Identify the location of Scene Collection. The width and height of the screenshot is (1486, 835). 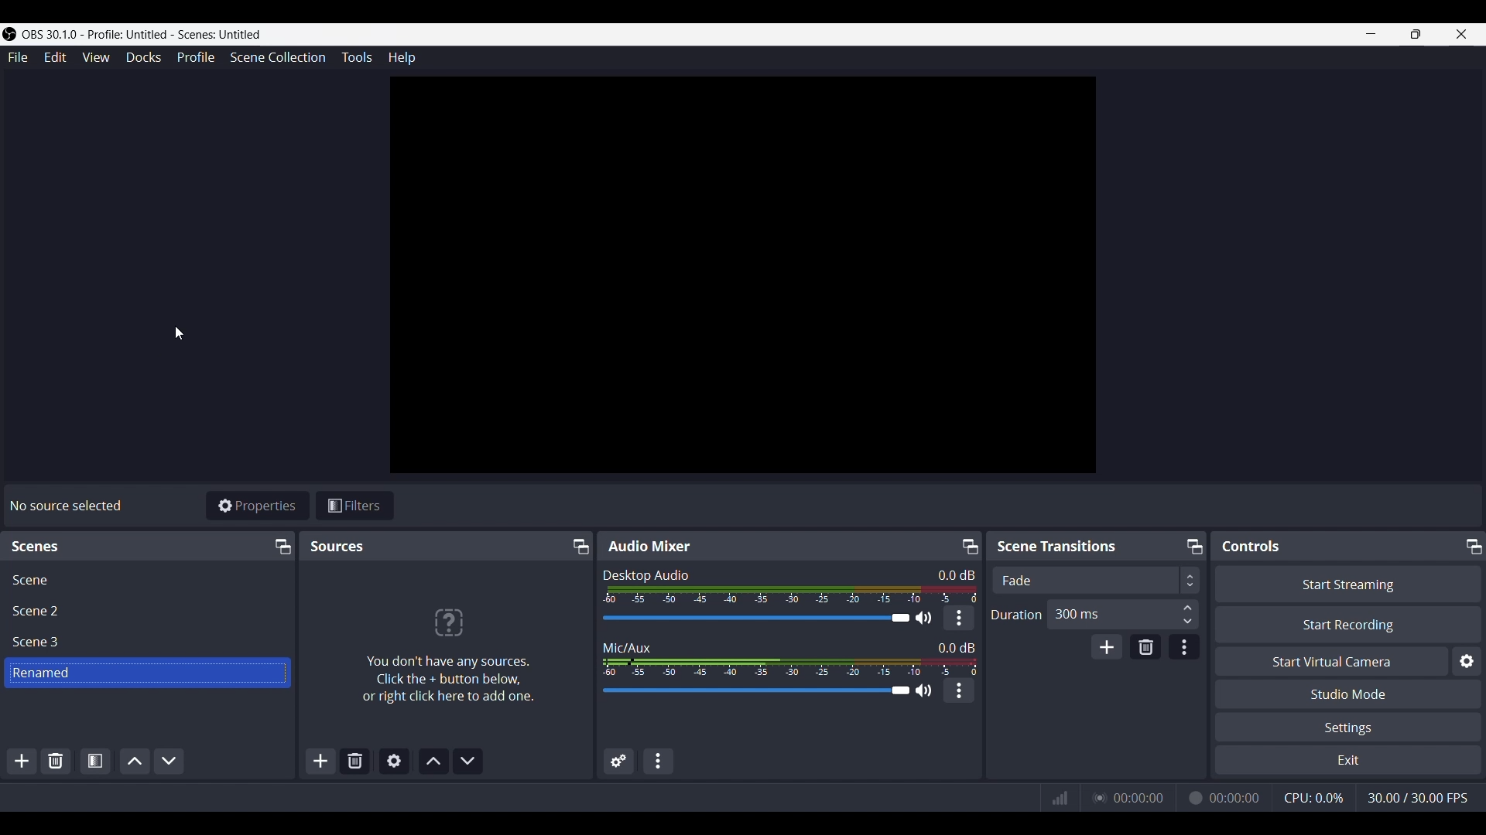
(279, 56).